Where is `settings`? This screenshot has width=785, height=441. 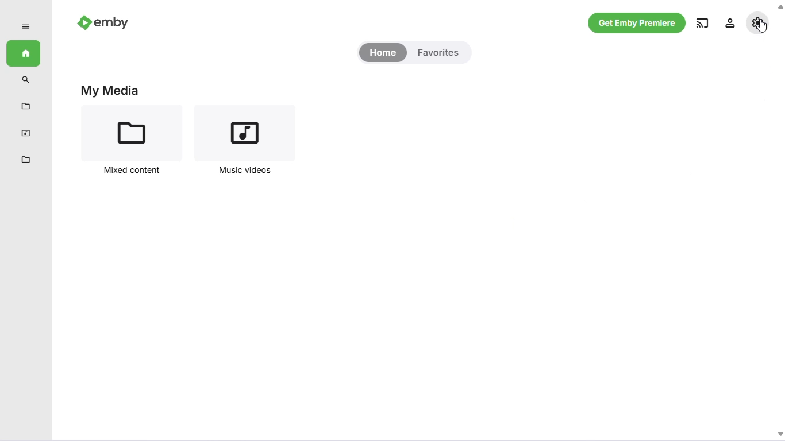
settings is located at coordinates (730, 22).